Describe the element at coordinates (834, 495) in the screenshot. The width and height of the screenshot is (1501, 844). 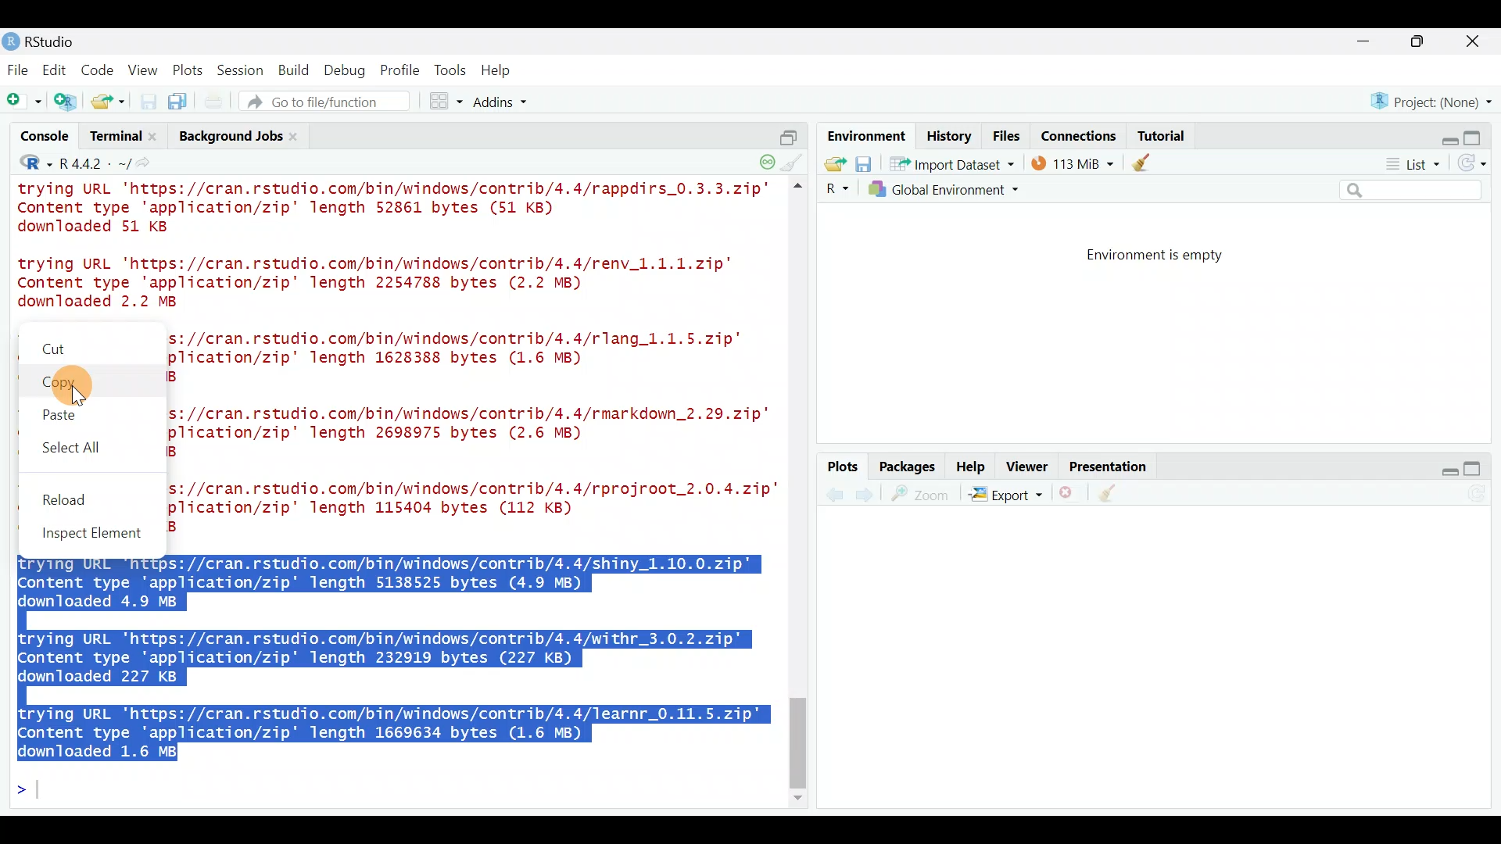
I see `next plot` at that location.